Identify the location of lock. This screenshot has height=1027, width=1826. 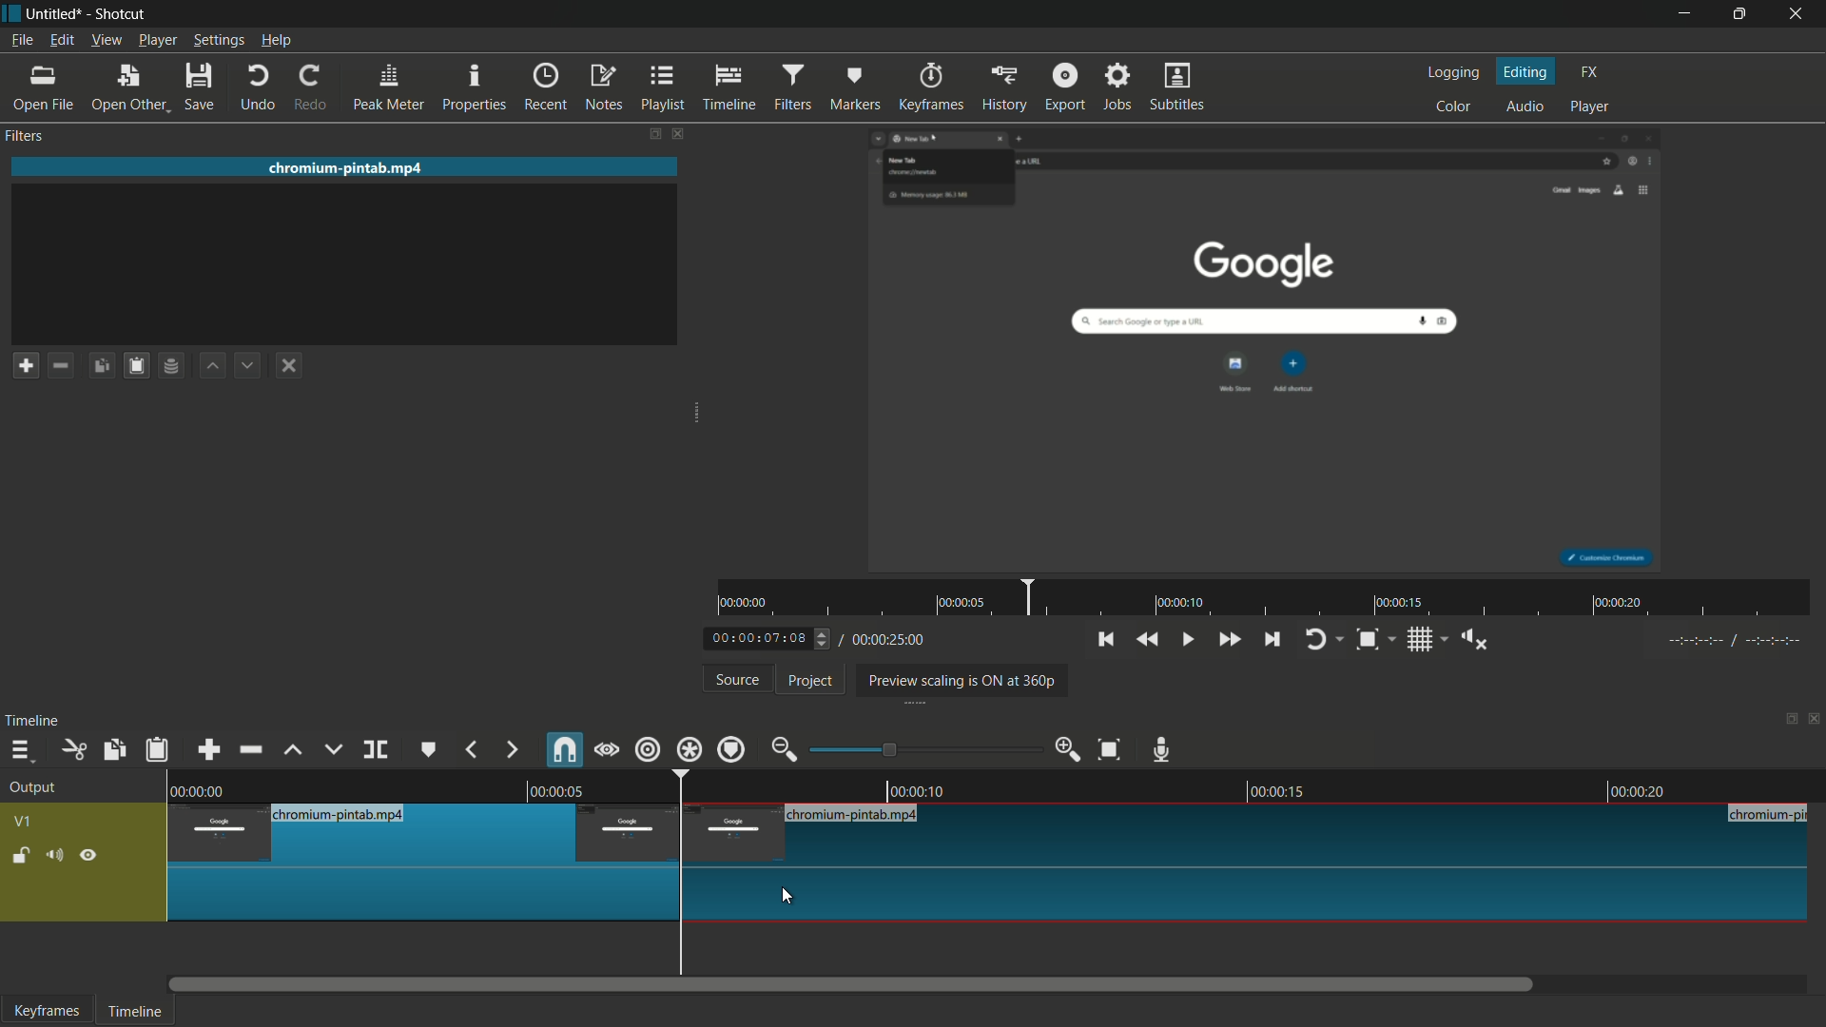
(21, 858).